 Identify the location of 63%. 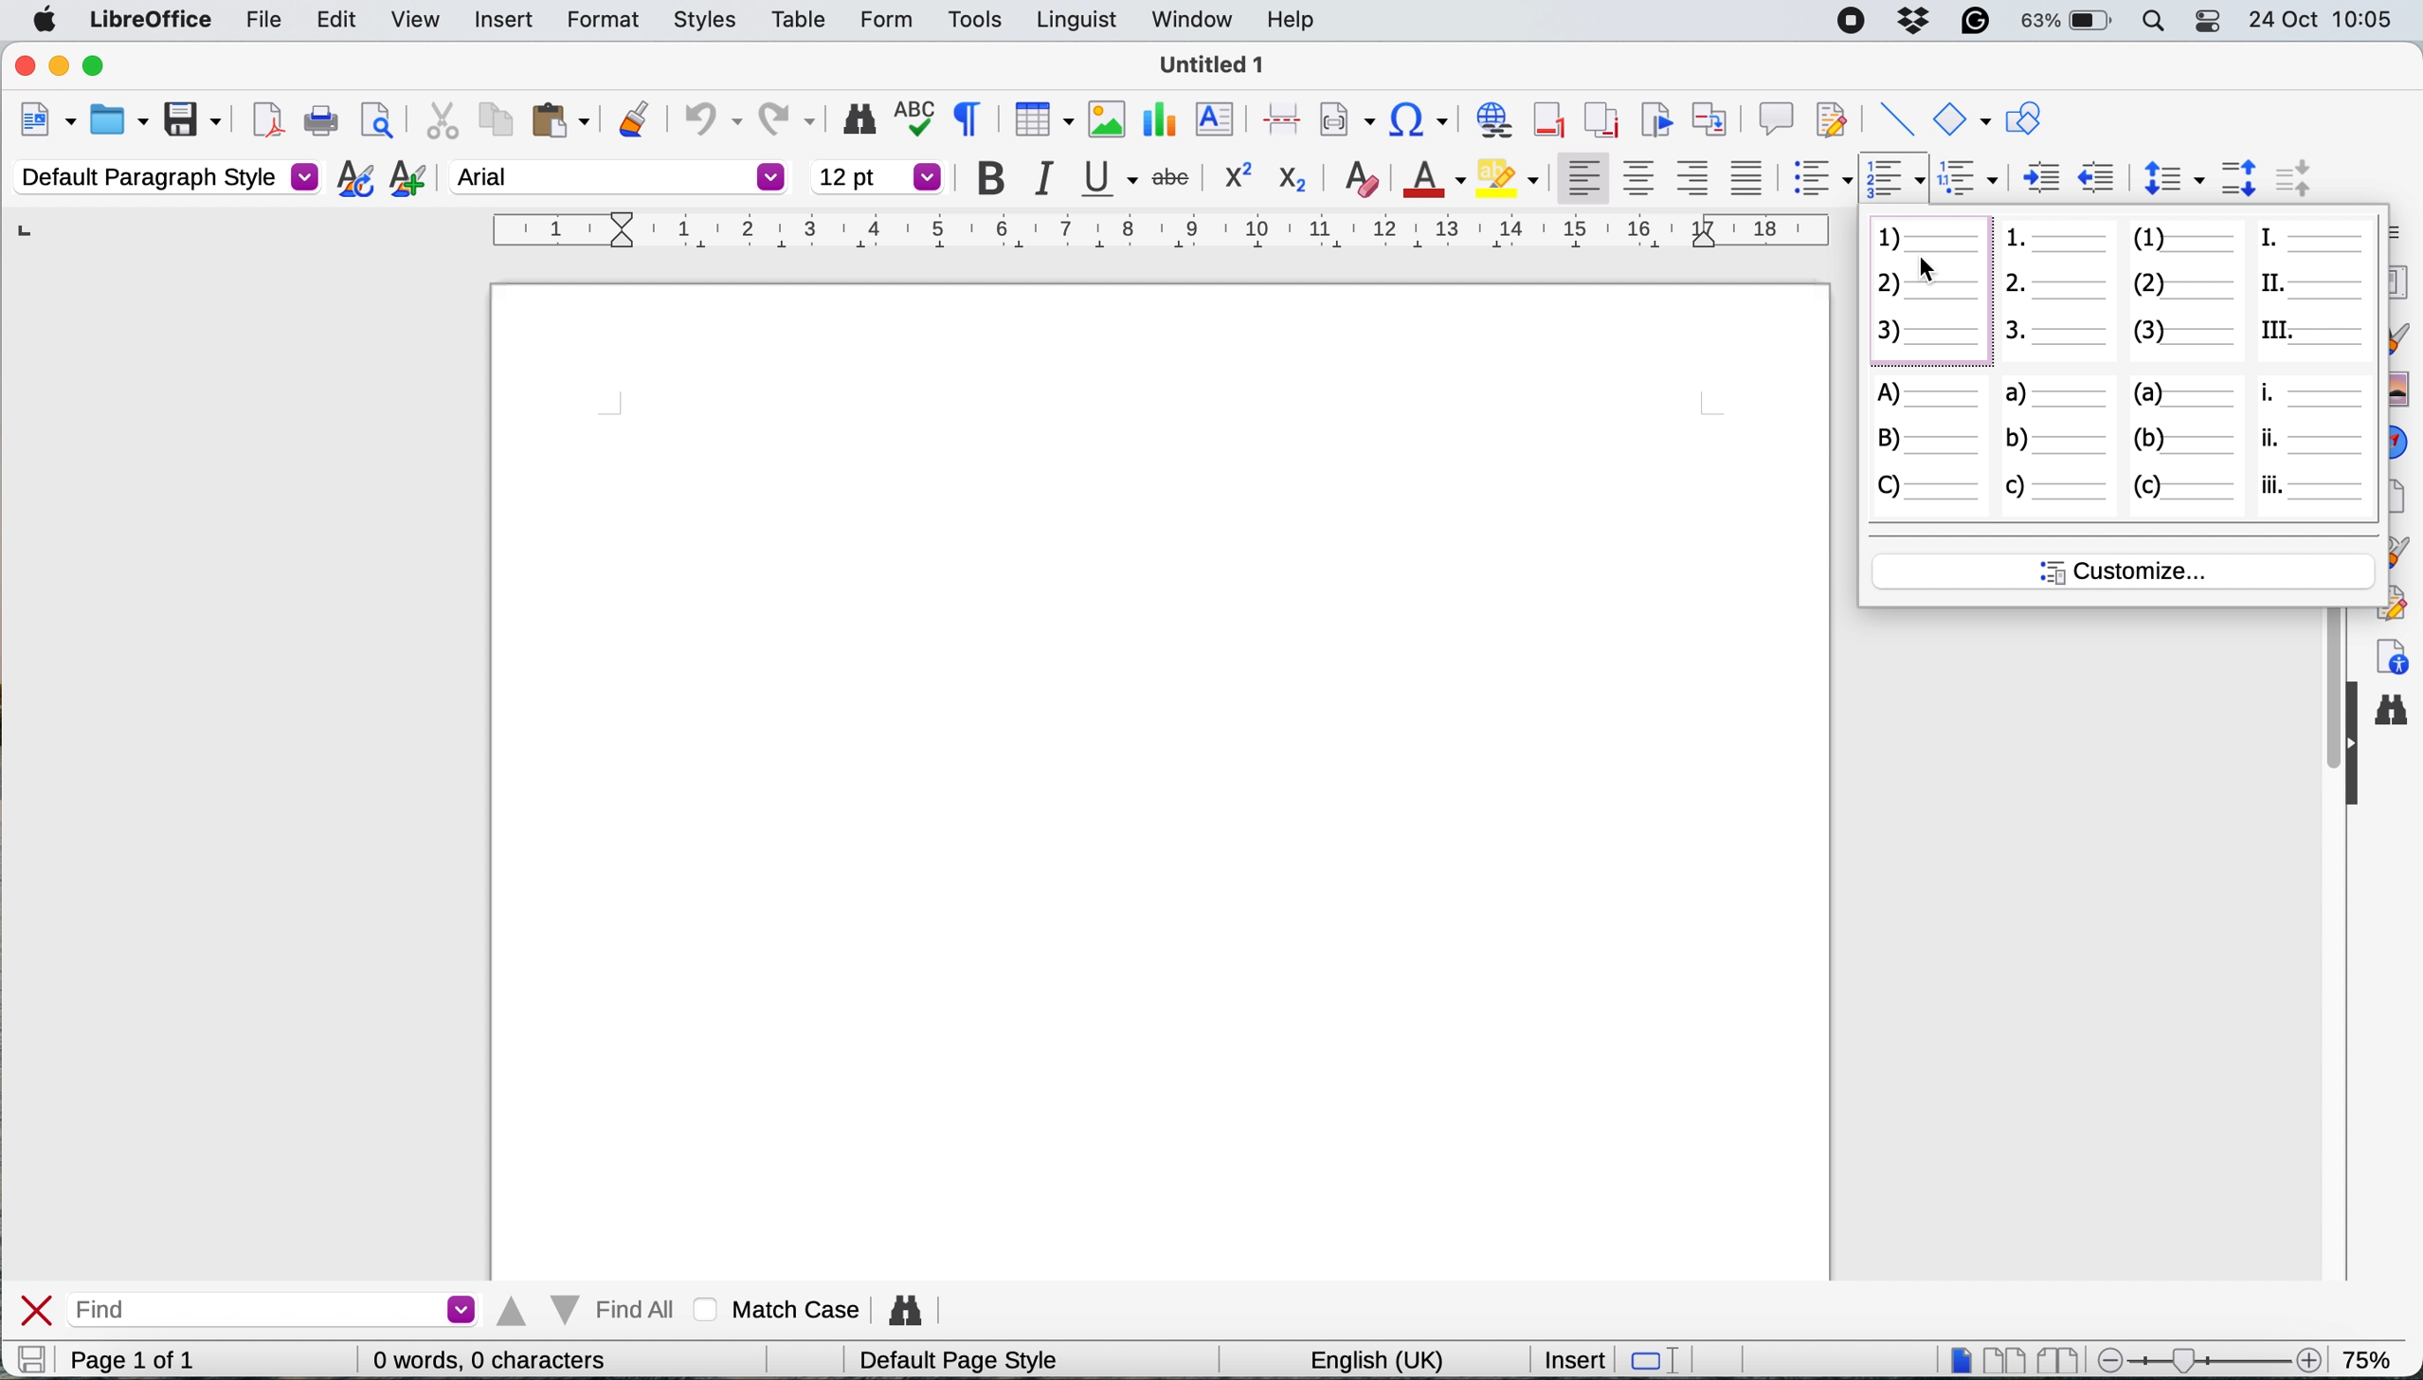
(2068, 23).